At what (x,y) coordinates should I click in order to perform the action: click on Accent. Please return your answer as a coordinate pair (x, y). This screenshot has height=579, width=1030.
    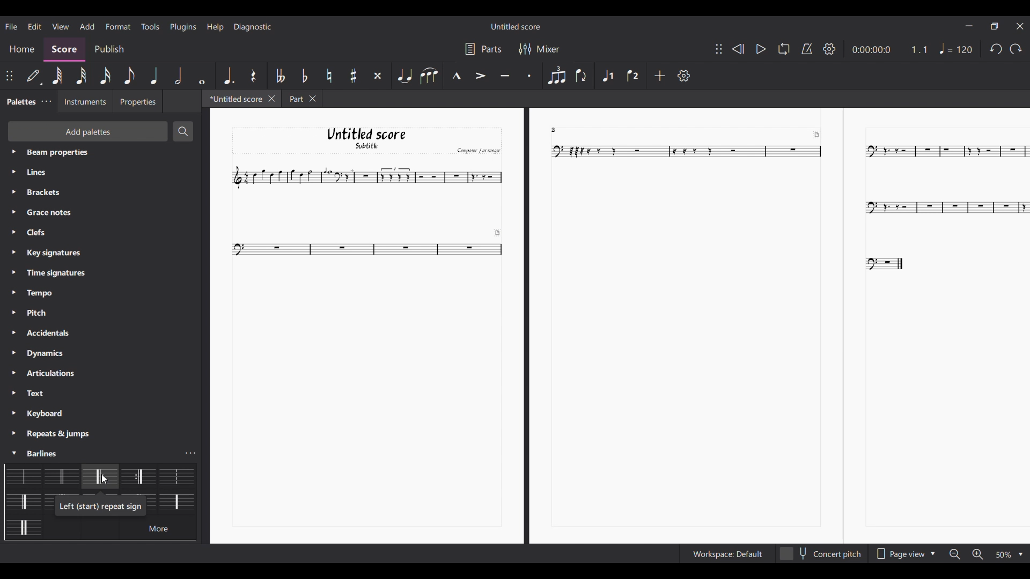
    Looking at the image, I should click on (481, 76).